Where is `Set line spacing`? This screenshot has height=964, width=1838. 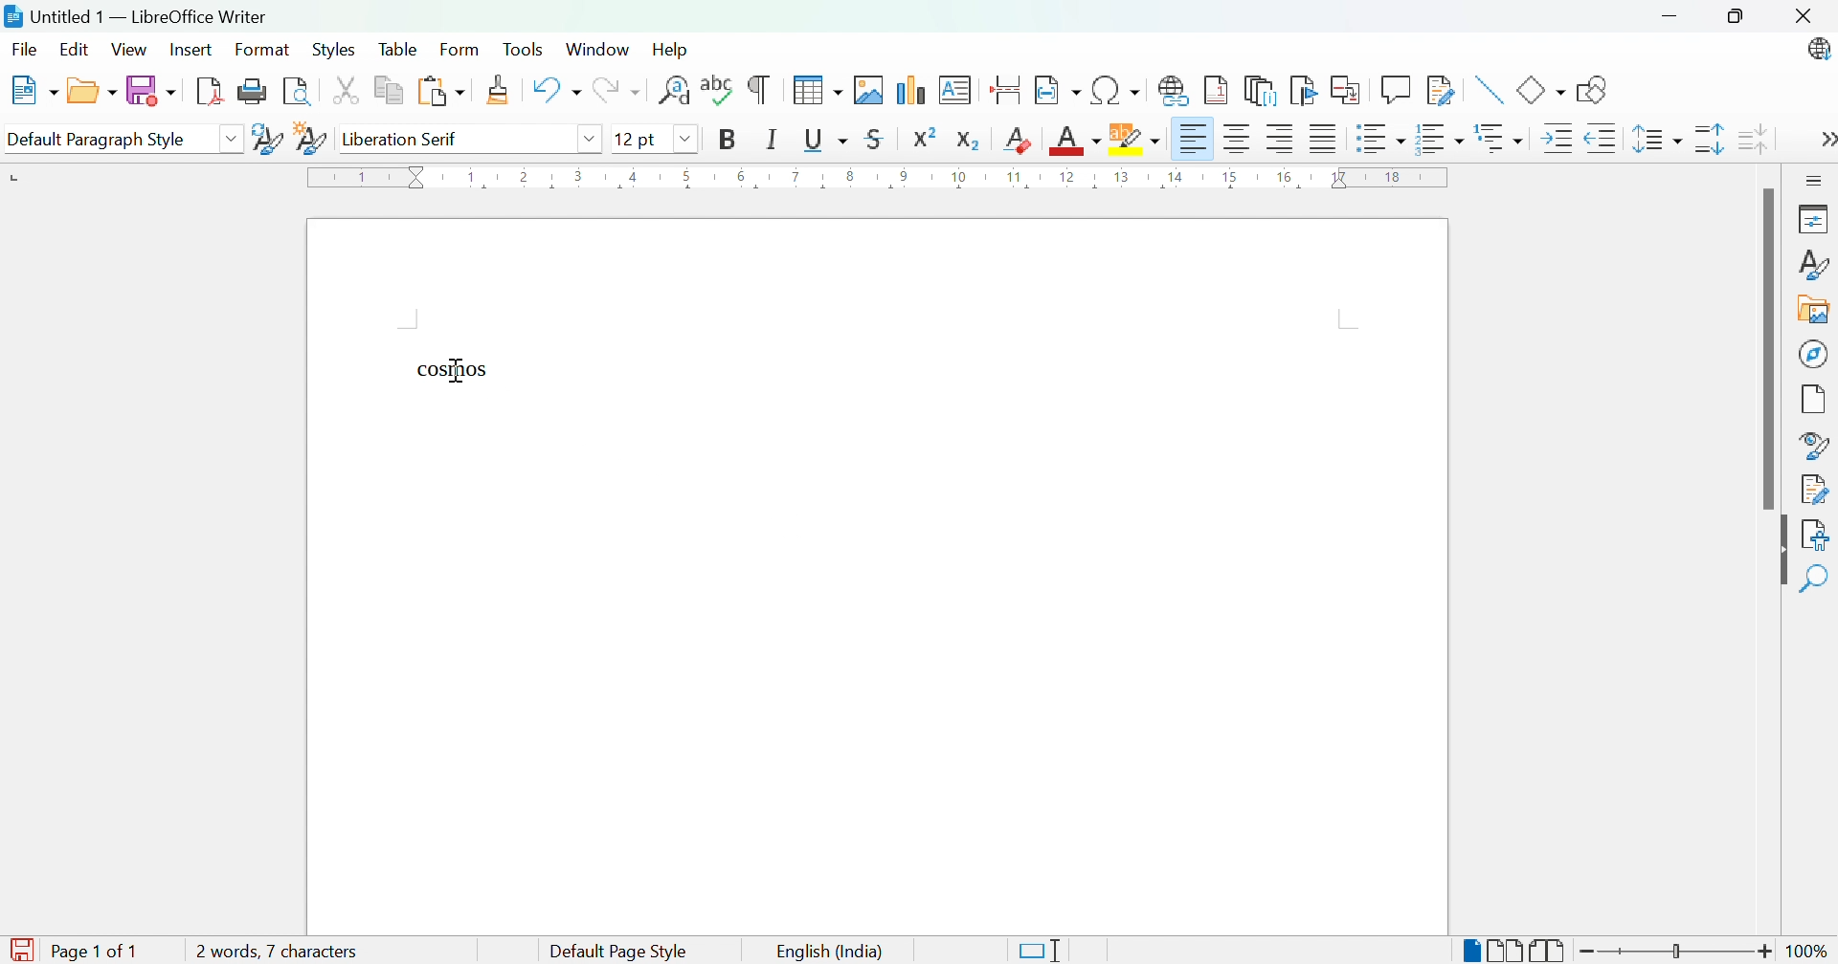
Set line spacing is located at coordinates (1655, 139).